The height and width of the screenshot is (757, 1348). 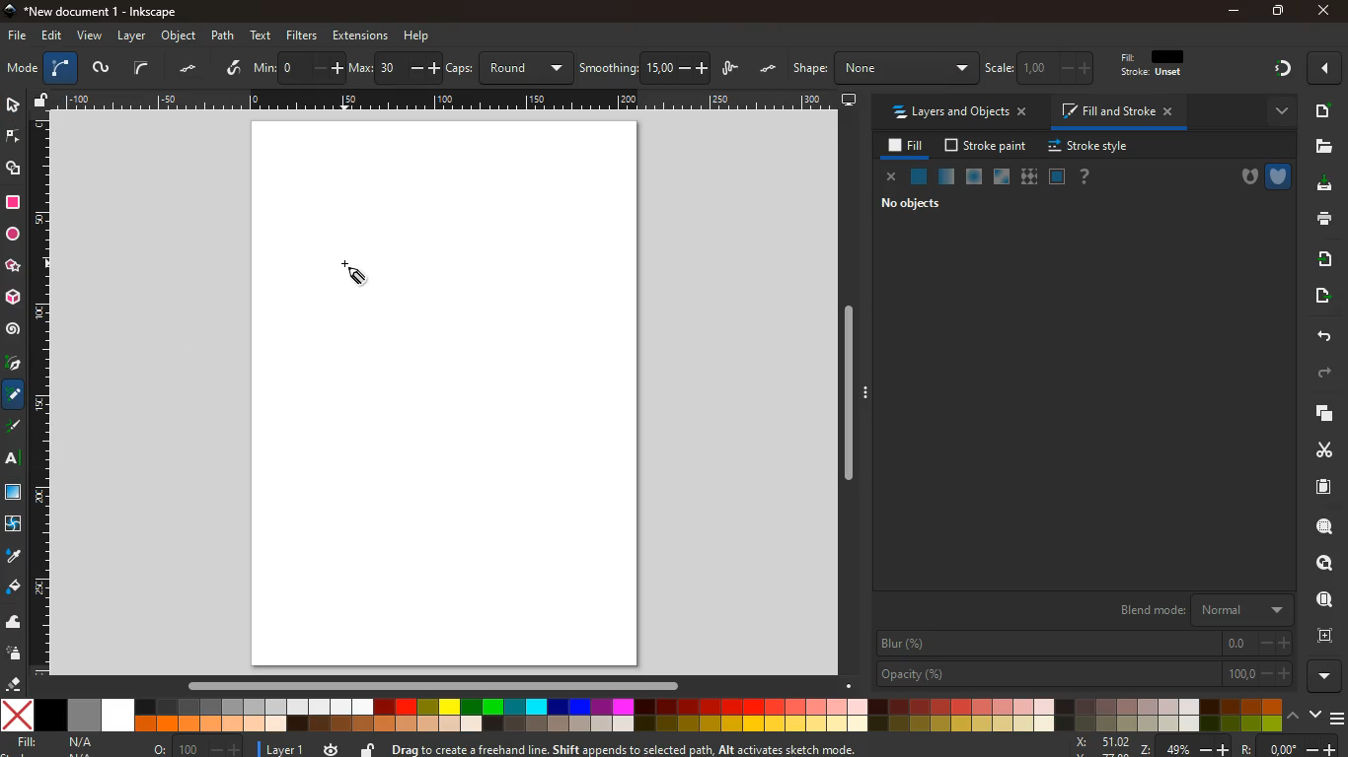 I want to click on send, so click(x=1325, y=298).